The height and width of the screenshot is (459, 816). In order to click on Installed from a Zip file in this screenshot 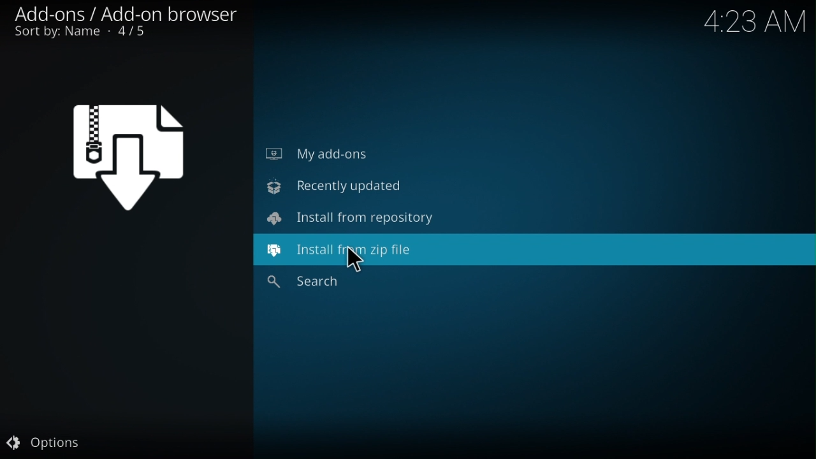, I will do `click(349, 249)`.